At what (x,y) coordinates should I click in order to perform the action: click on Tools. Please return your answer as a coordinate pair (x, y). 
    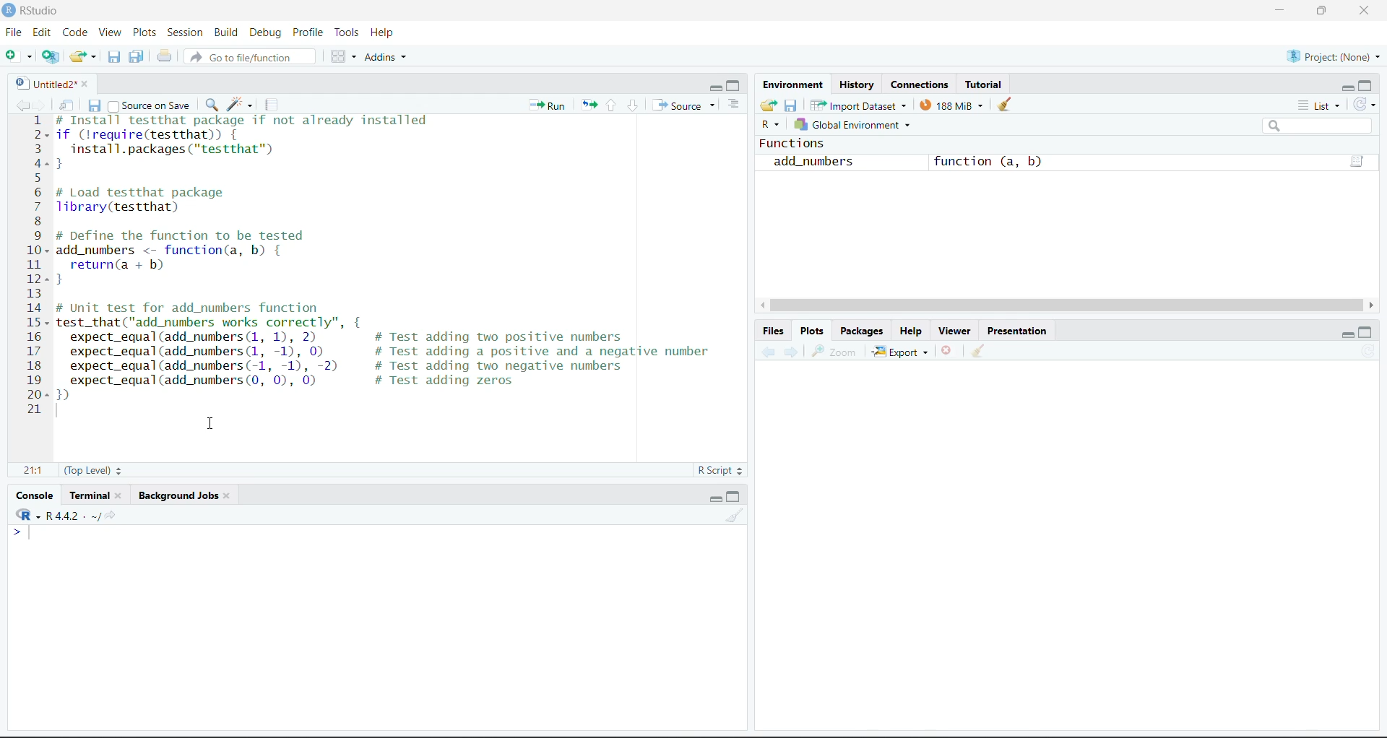
    Looking at the image, I should click on (348, 30).